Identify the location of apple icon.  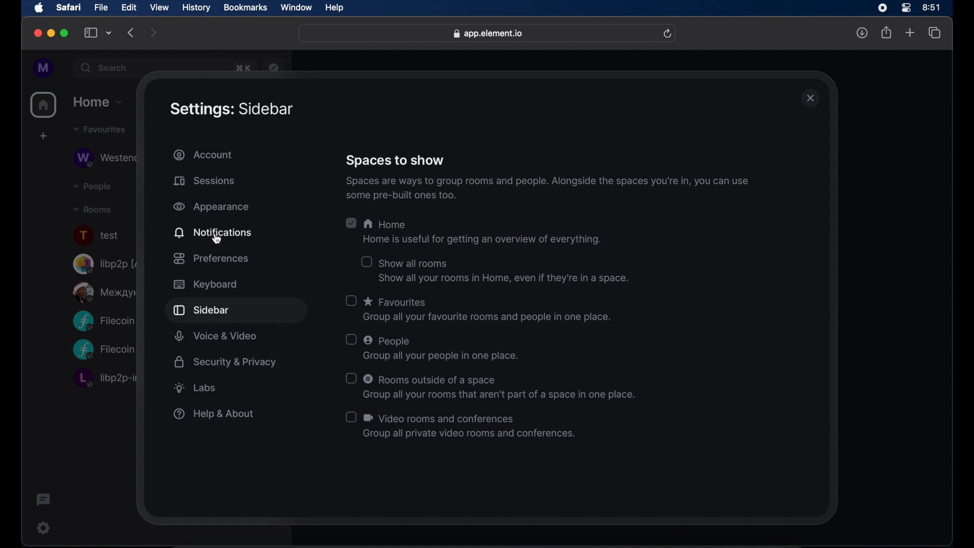
(39, 8).